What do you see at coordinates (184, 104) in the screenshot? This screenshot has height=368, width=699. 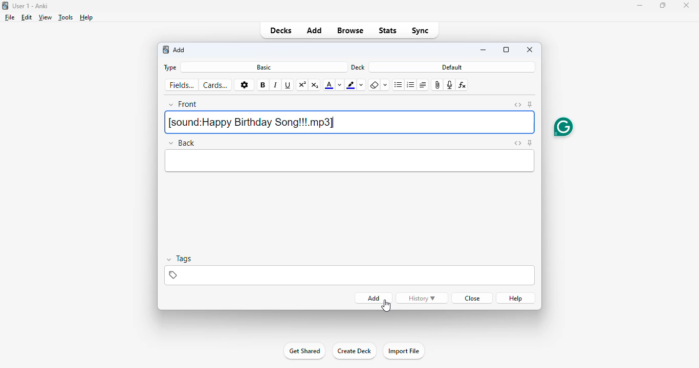 I see `front` at bounding box center [184, 104].